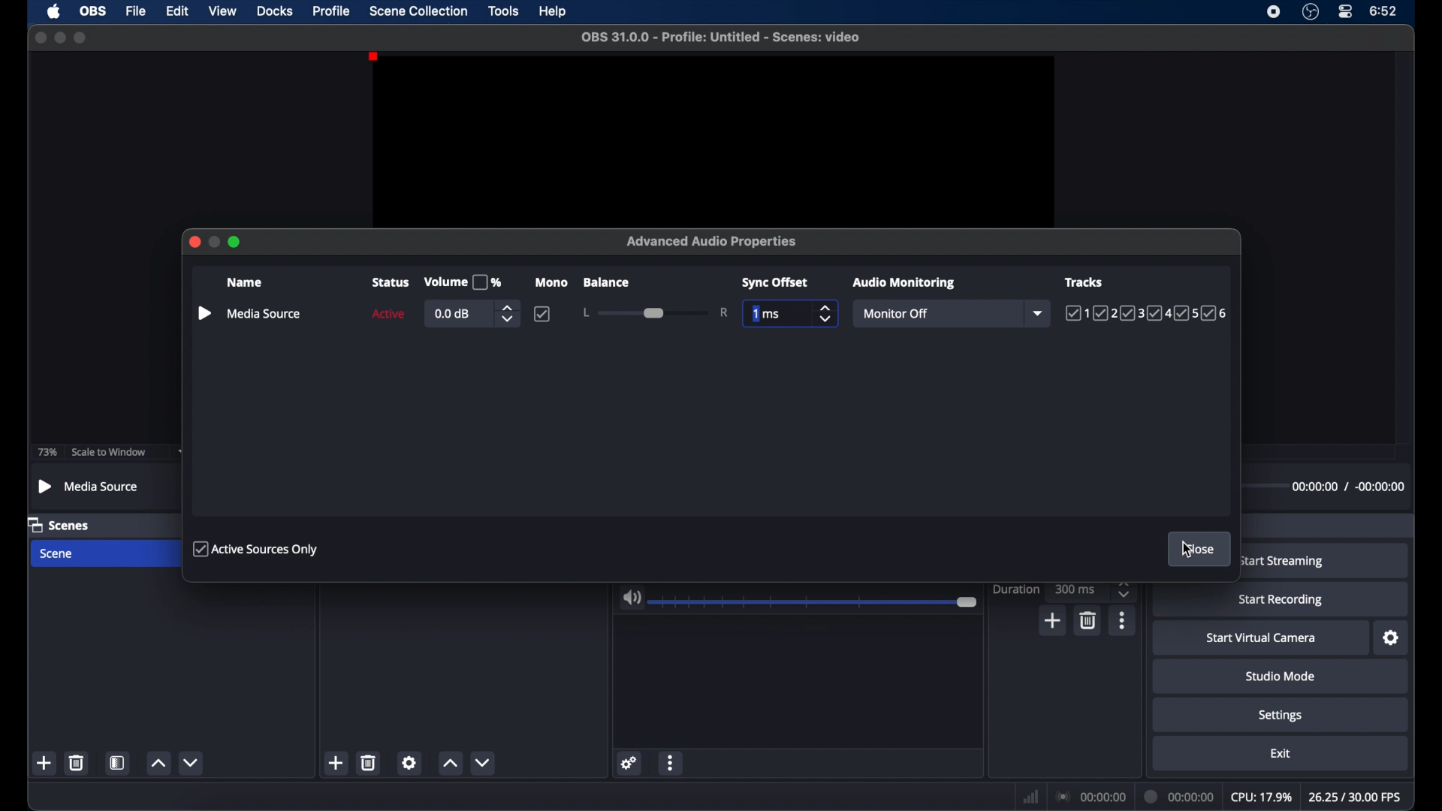 The height and width of the screenshot is (811, 1442). I want to click on volume, so click(631, 598).